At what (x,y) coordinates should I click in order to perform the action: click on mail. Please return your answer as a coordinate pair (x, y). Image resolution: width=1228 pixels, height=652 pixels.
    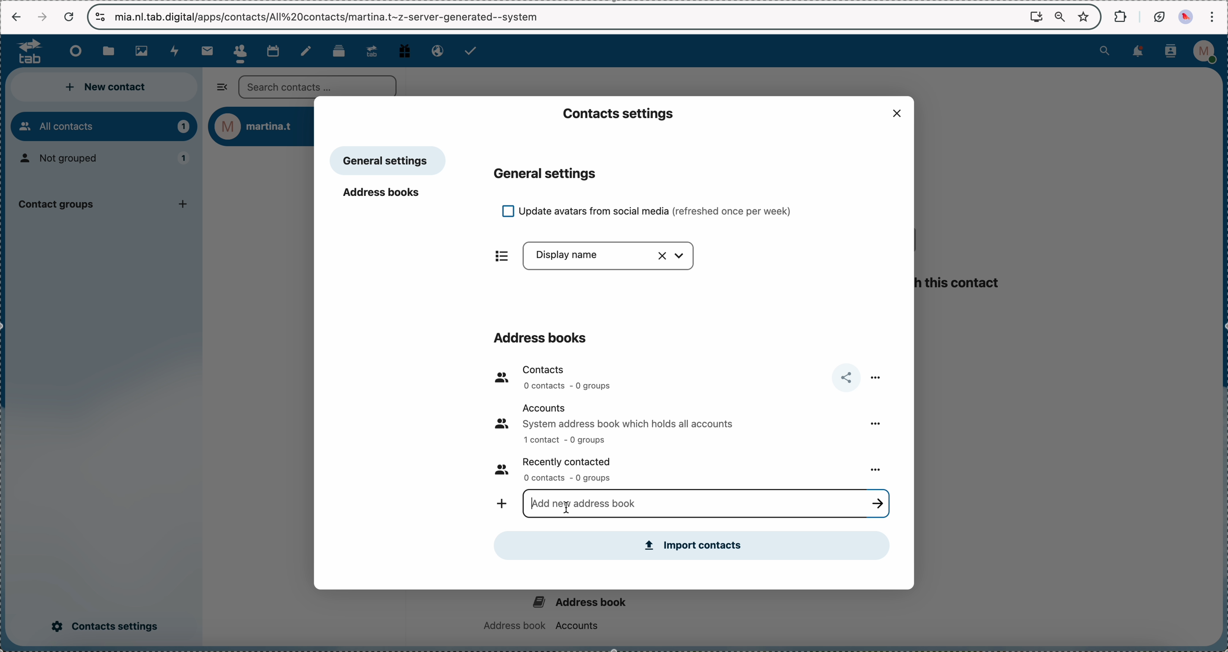
    Looking at the image, I should click on (206, 51).